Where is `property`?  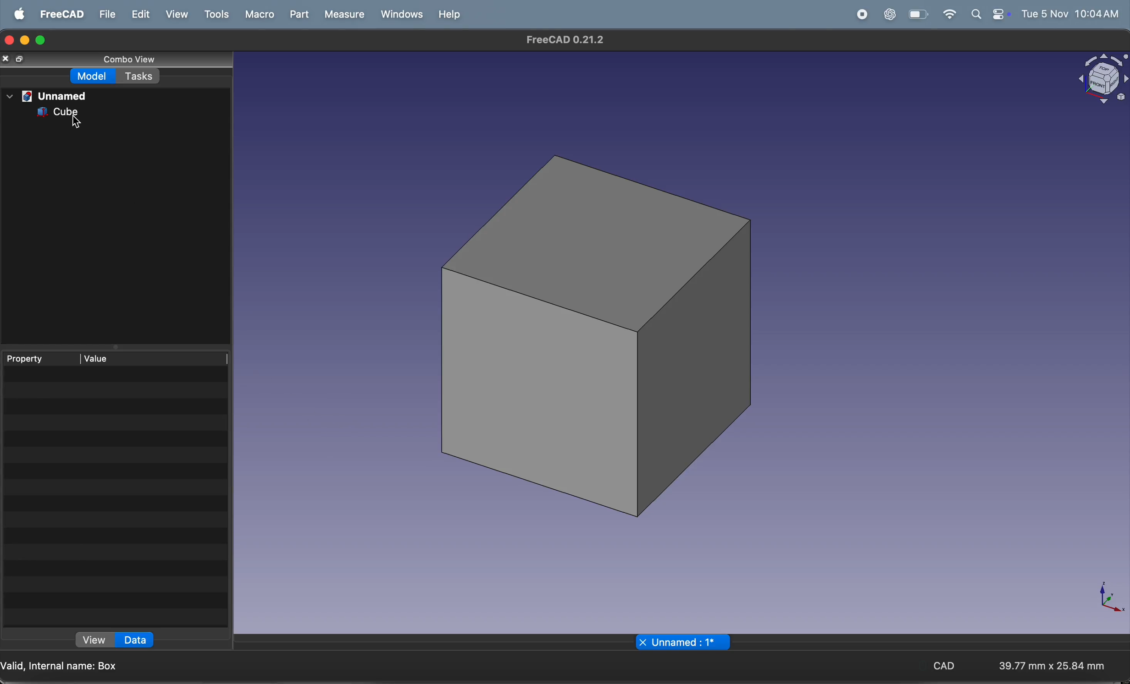 property is located at coordinates (31, 360).